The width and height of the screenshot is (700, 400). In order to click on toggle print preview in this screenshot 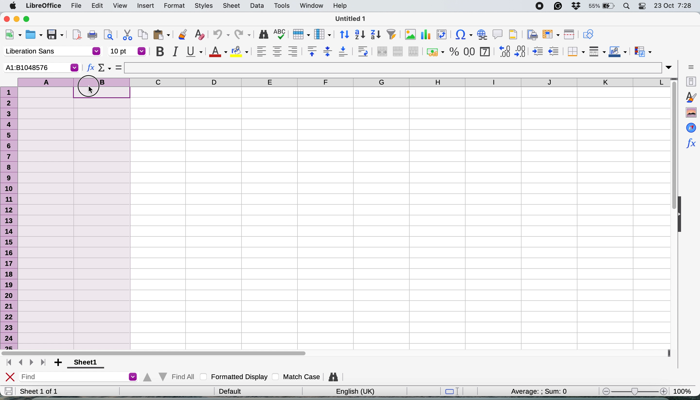, I will do `click(110, 35)`.